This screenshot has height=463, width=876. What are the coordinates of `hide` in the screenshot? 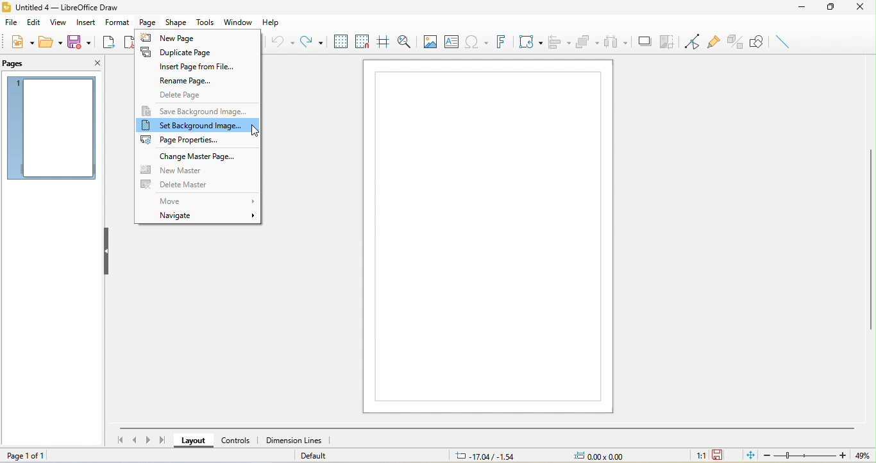 It's located at (105, 251).